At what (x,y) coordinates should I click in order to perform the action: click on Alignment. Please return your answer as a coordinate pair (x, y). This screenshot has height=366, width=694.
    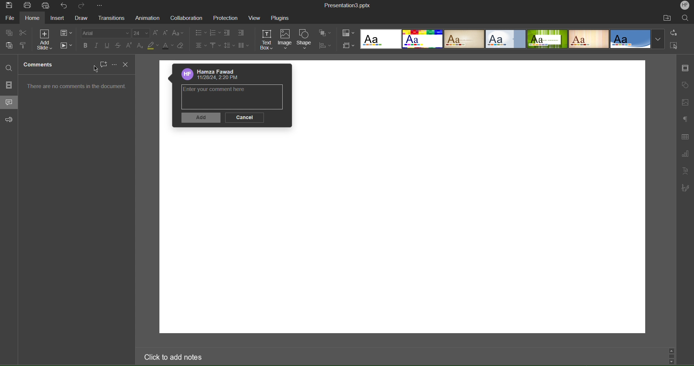
    Looking at the image, I should click on (201, 46).